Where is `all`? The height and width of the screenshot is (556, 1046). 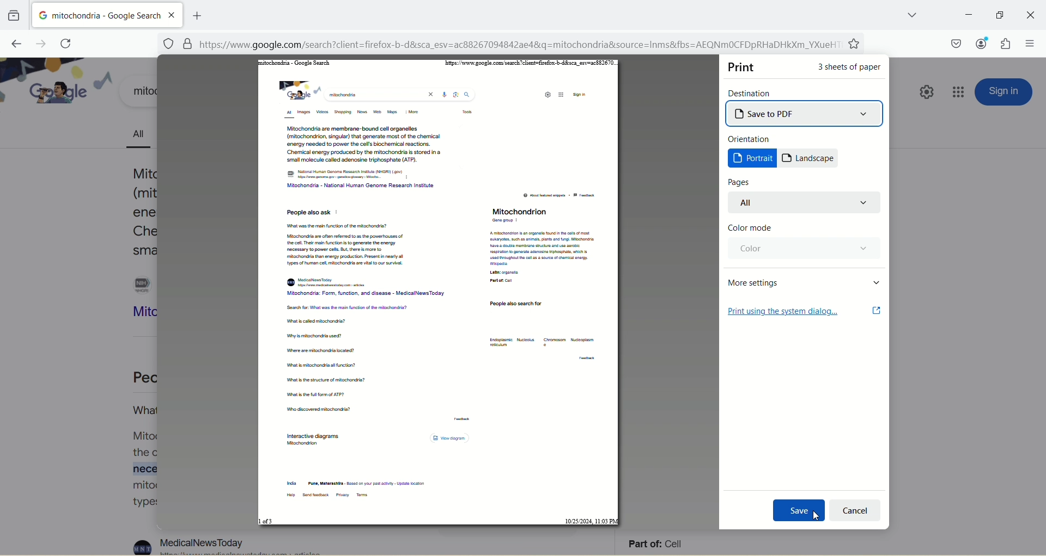
all is located at coordinates (807, 203).